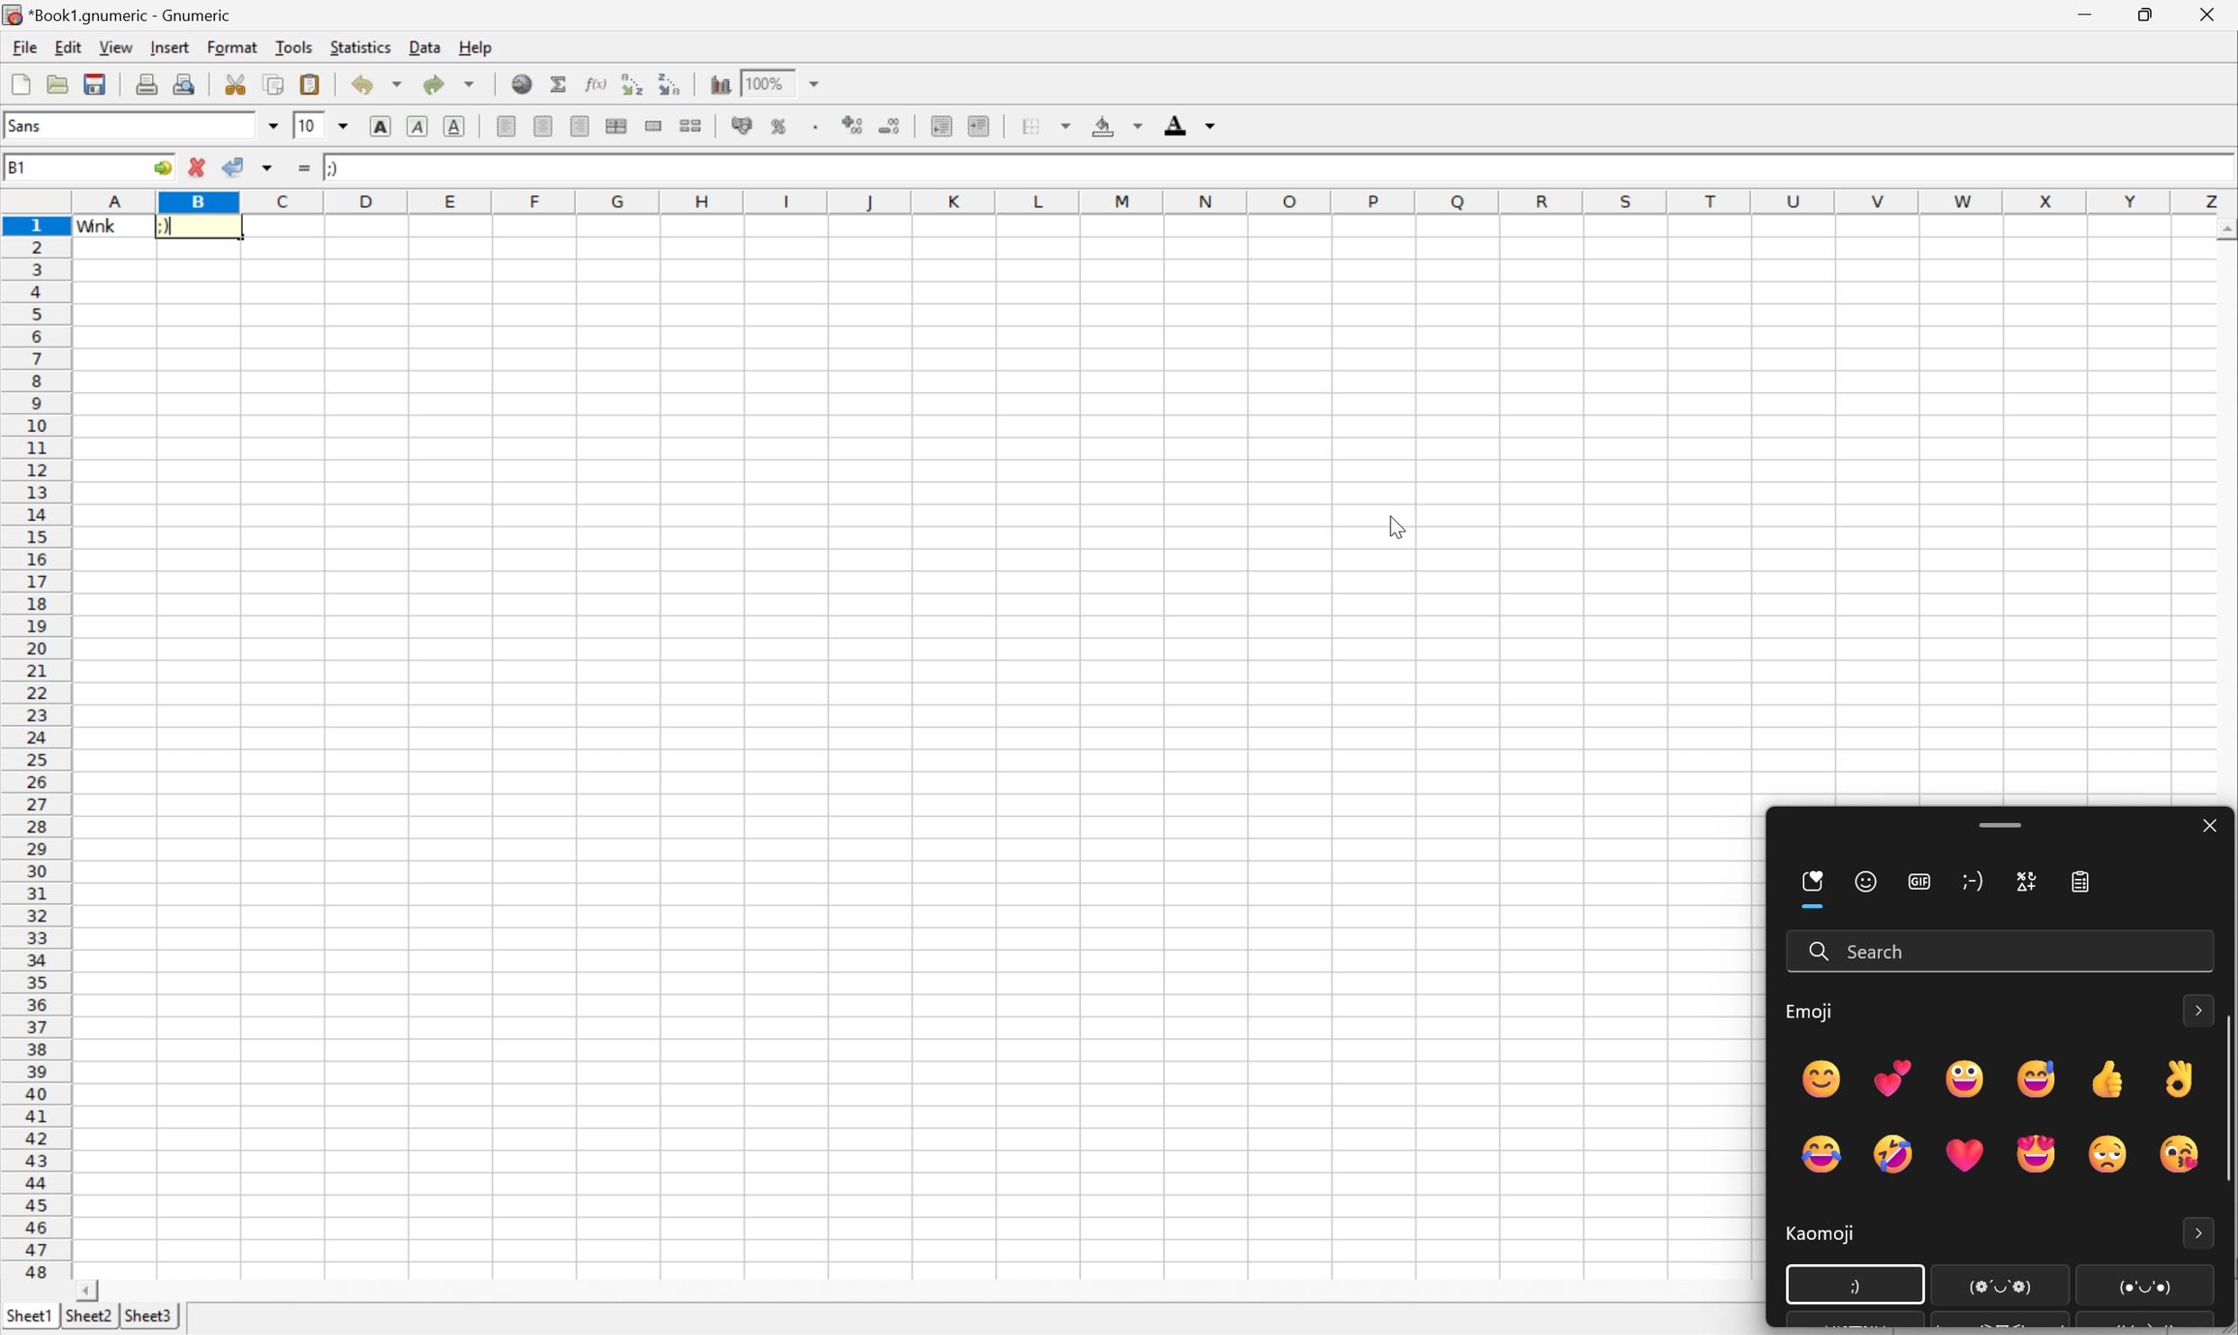 This screenshot has height=1335, width=2238. What do you see at coordinates (848, 126) in the screenshot?
I see `increase number of decimals displayed` at bounding box center [848, 126].